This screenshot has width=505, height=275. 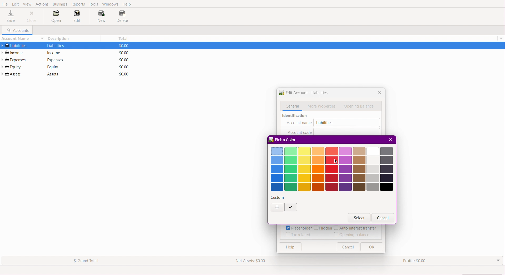 What do you see at coordinates (356, 228) in the screenshot?
I see `Auto interest transfer` at bounding box center [356, 228].